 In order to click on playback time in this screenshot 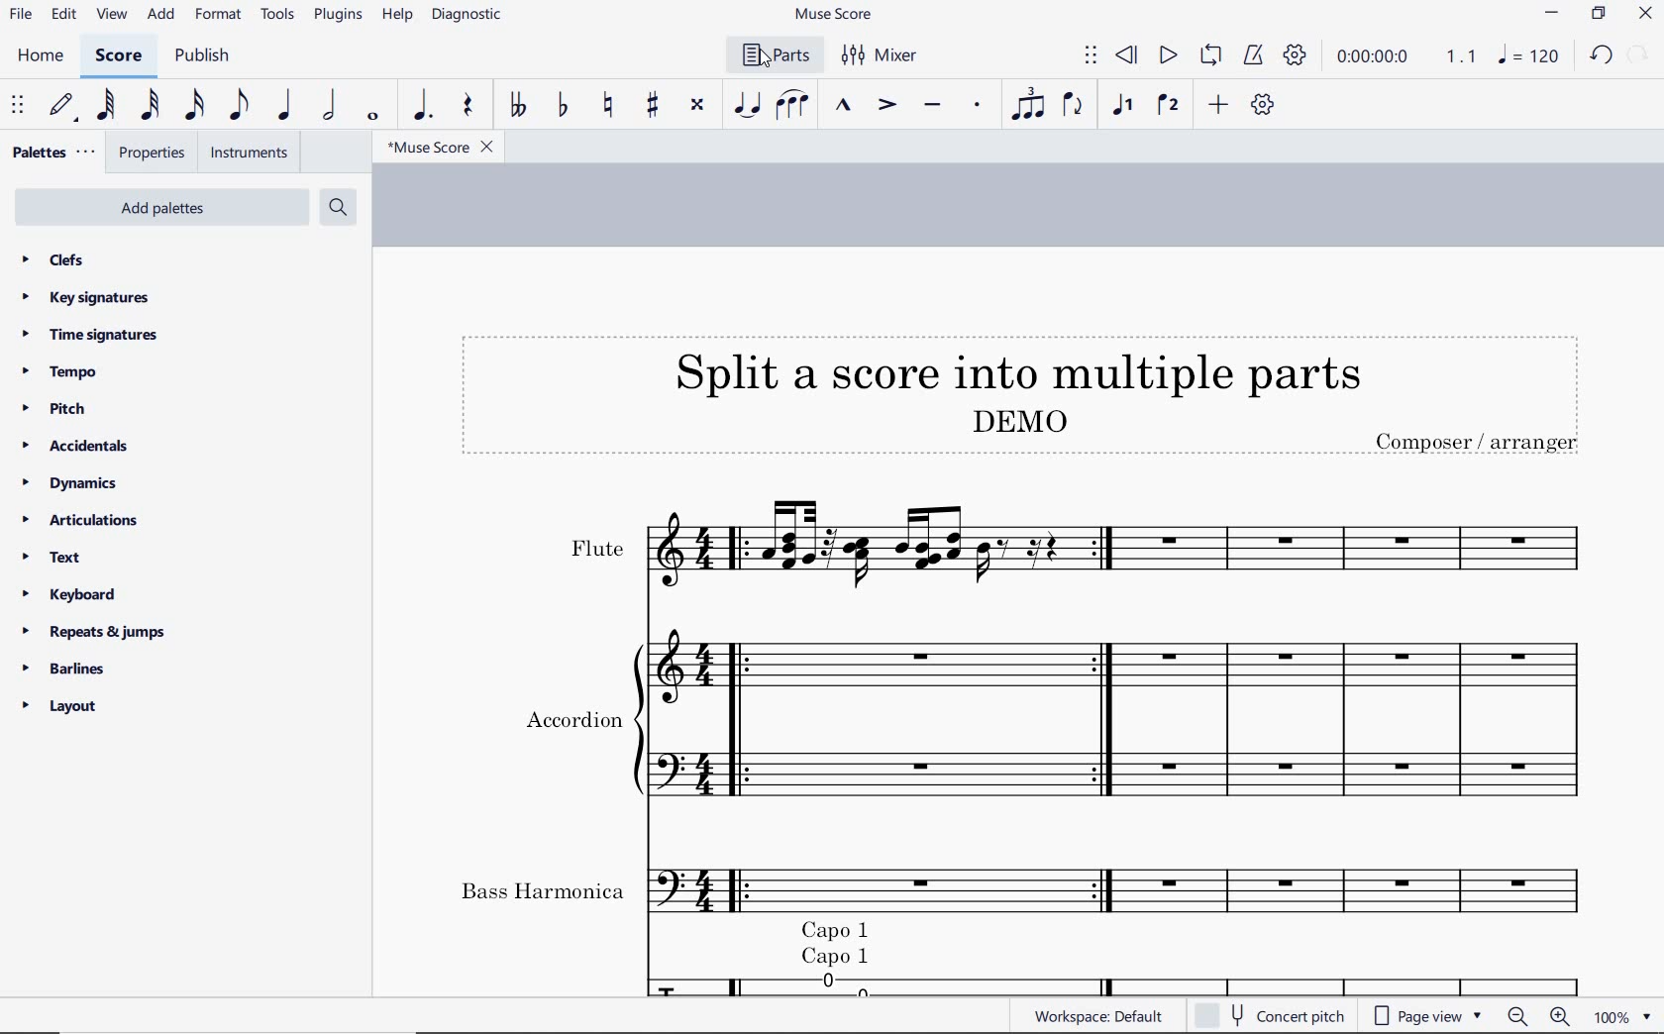, I will do `click(1373, 58)`.